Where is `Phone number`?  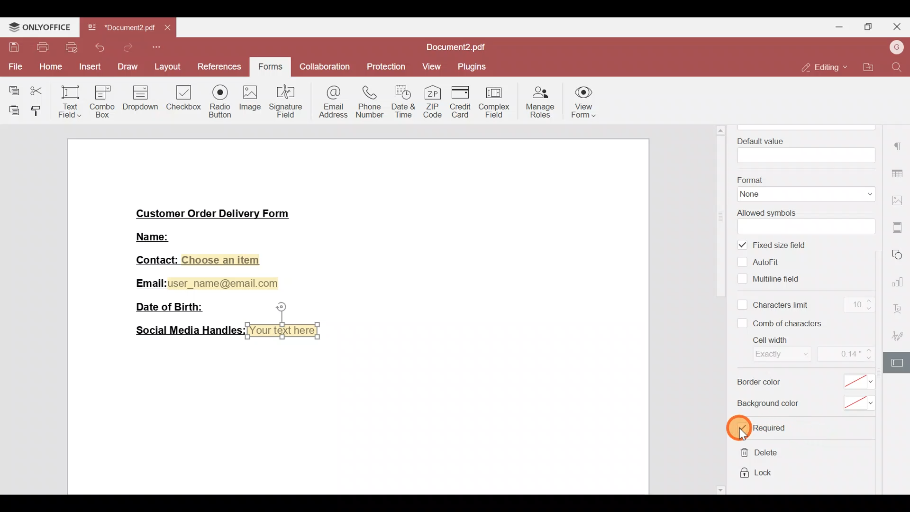 Phone number is located at coordinates (366, 102).